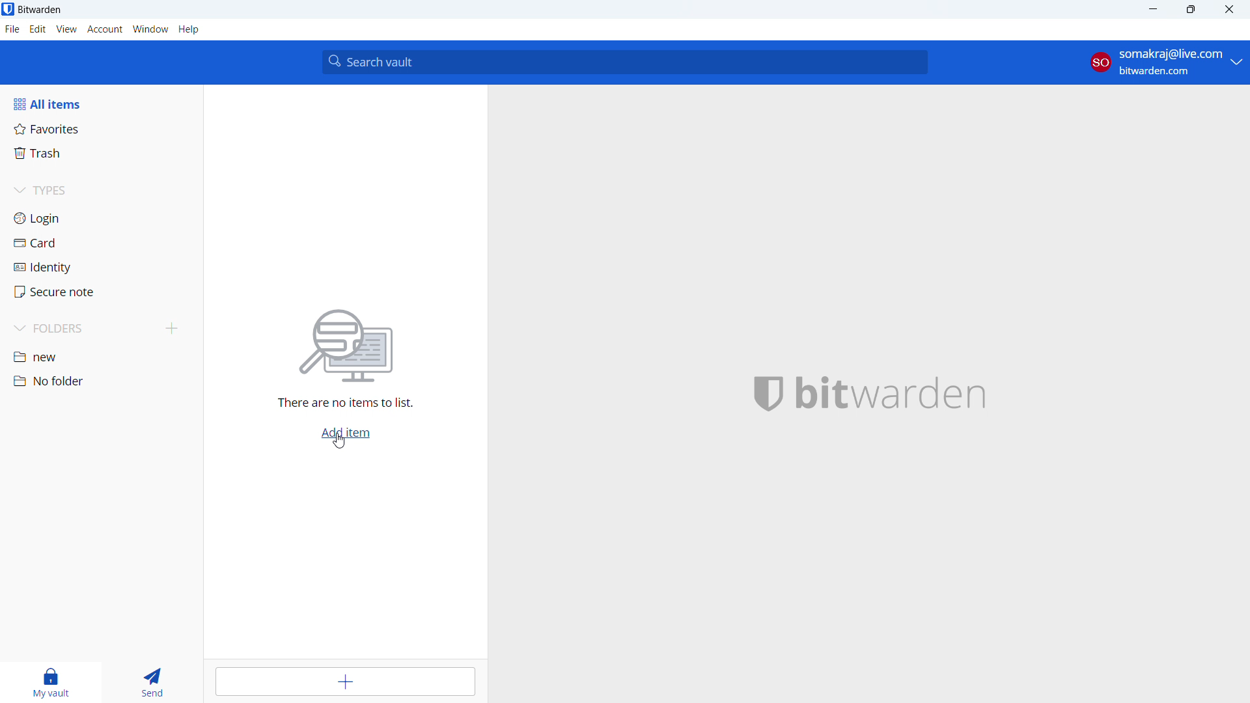 Image resolution: width=1250 pixels, height=703 pixels. What do you see at coordinates (48, 682) in the screenshot?
I see `my vault` at bounding box center [48, 682].